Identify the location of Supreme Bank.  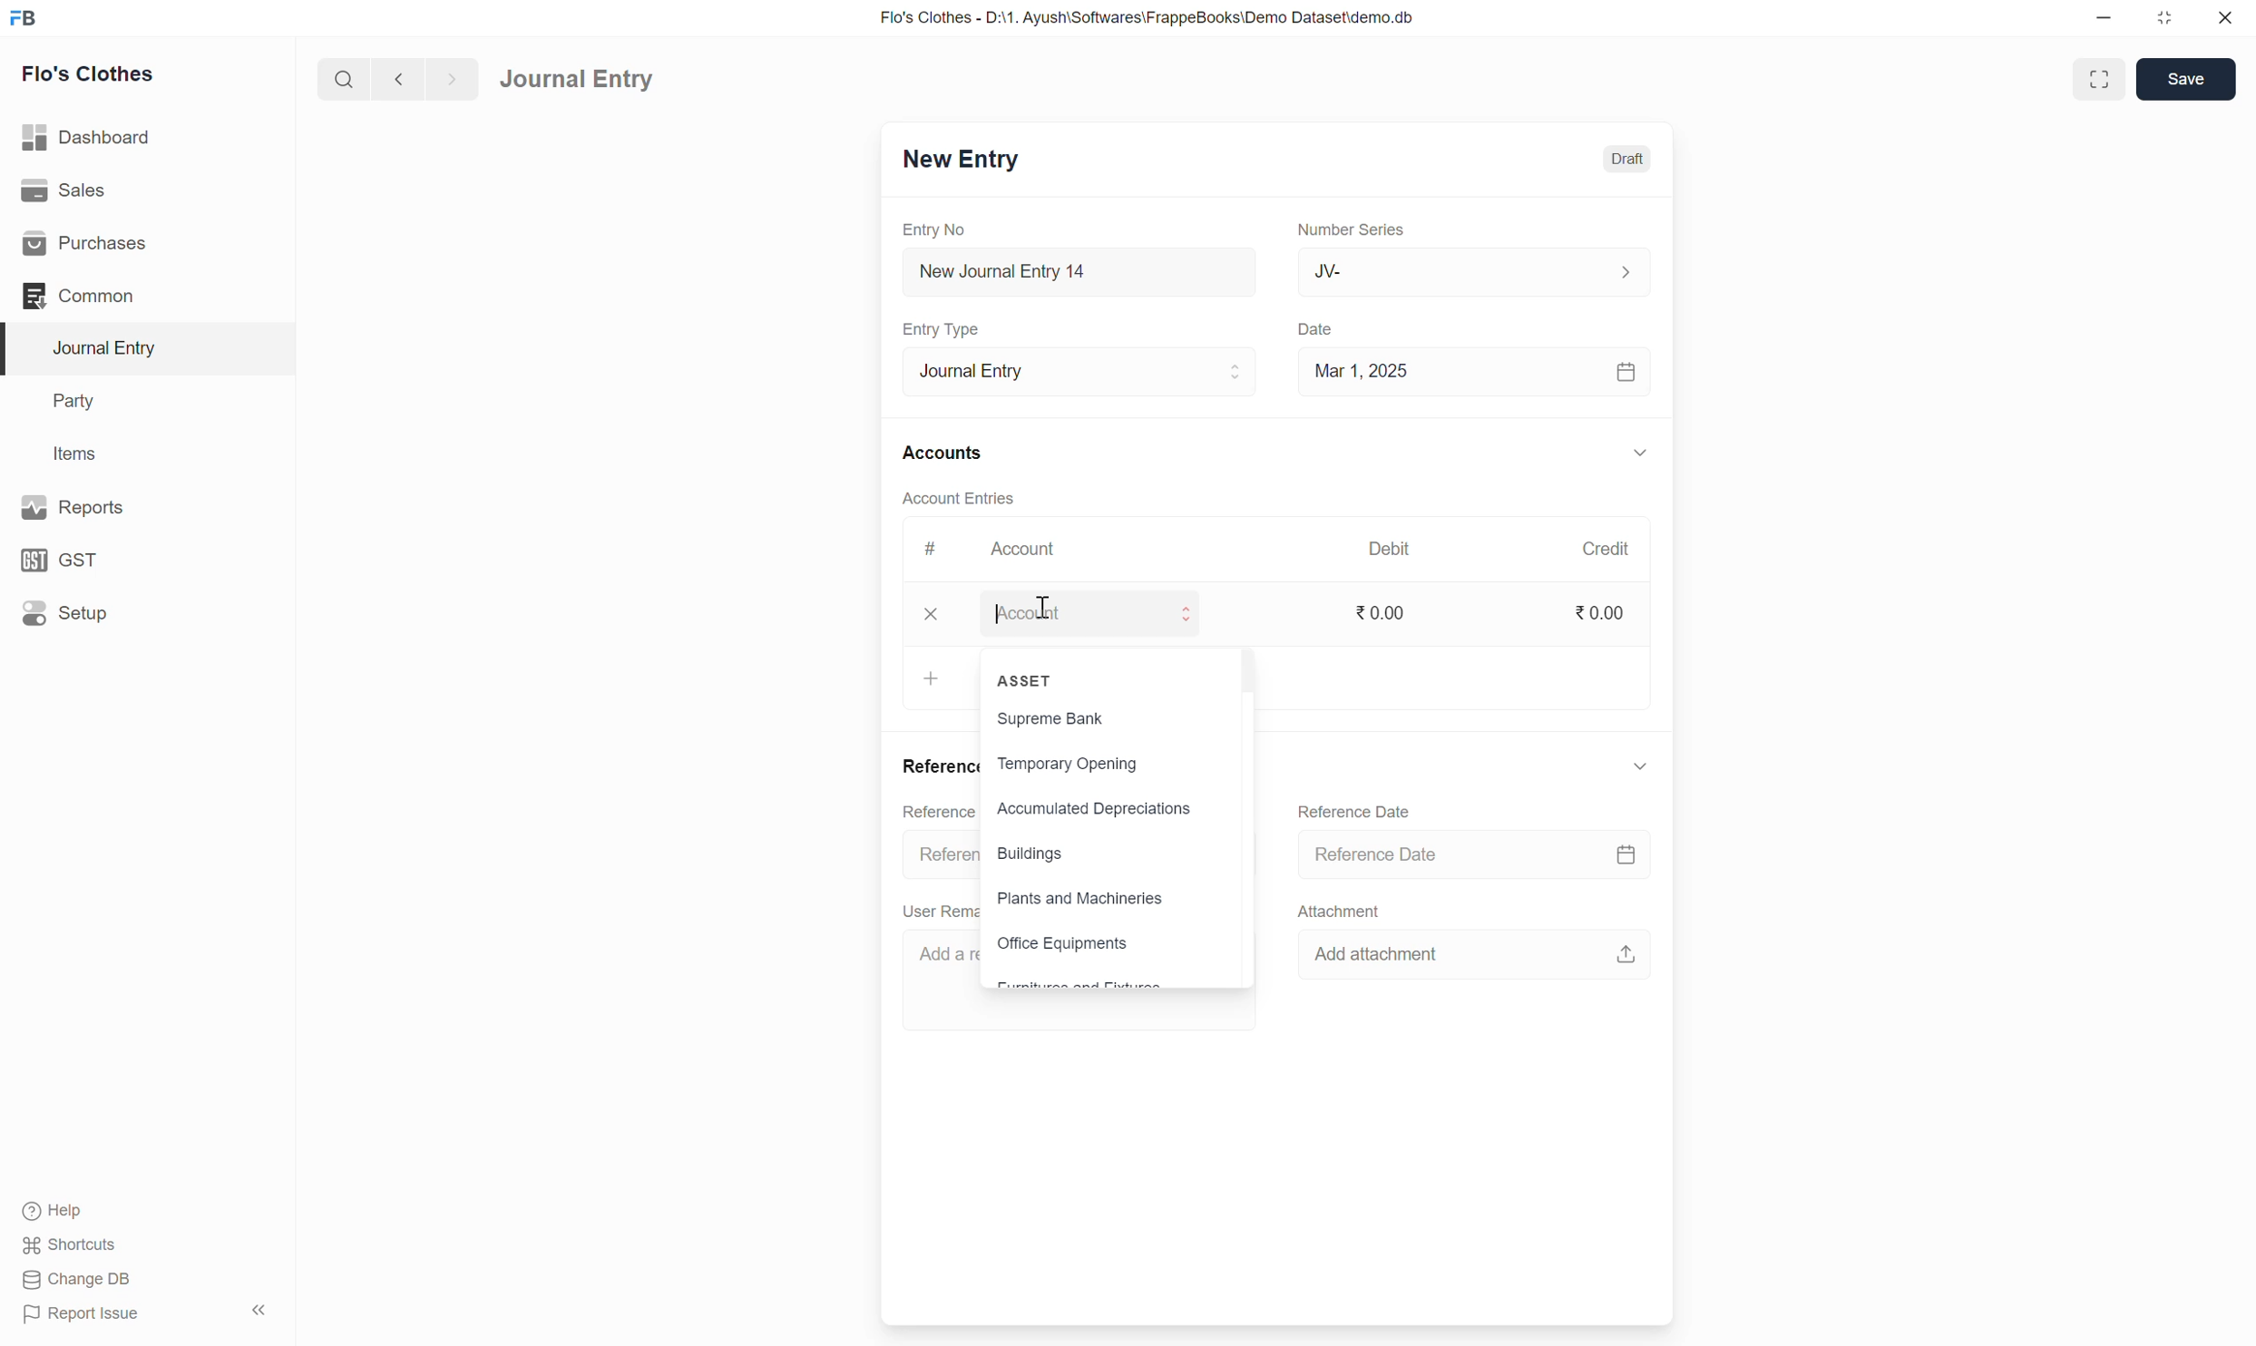
(1060, 718).